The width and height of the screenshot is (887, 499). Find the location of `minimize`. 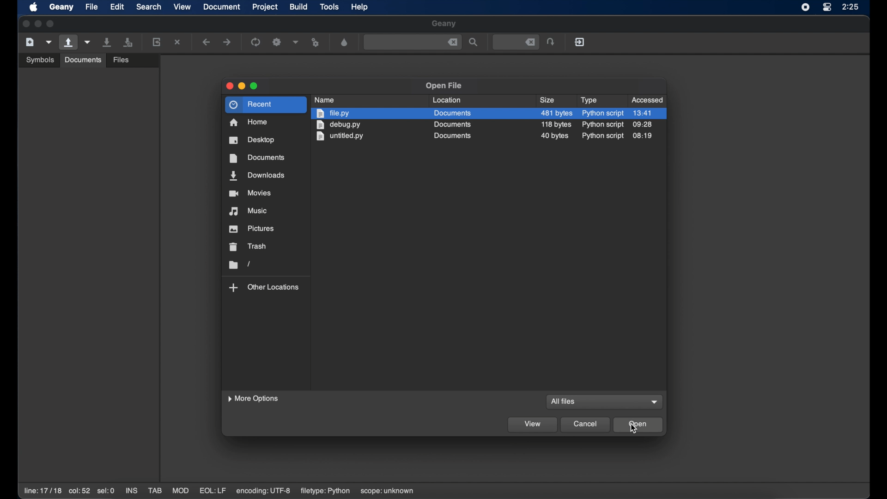

minimize is located at coordinates (242, 86).